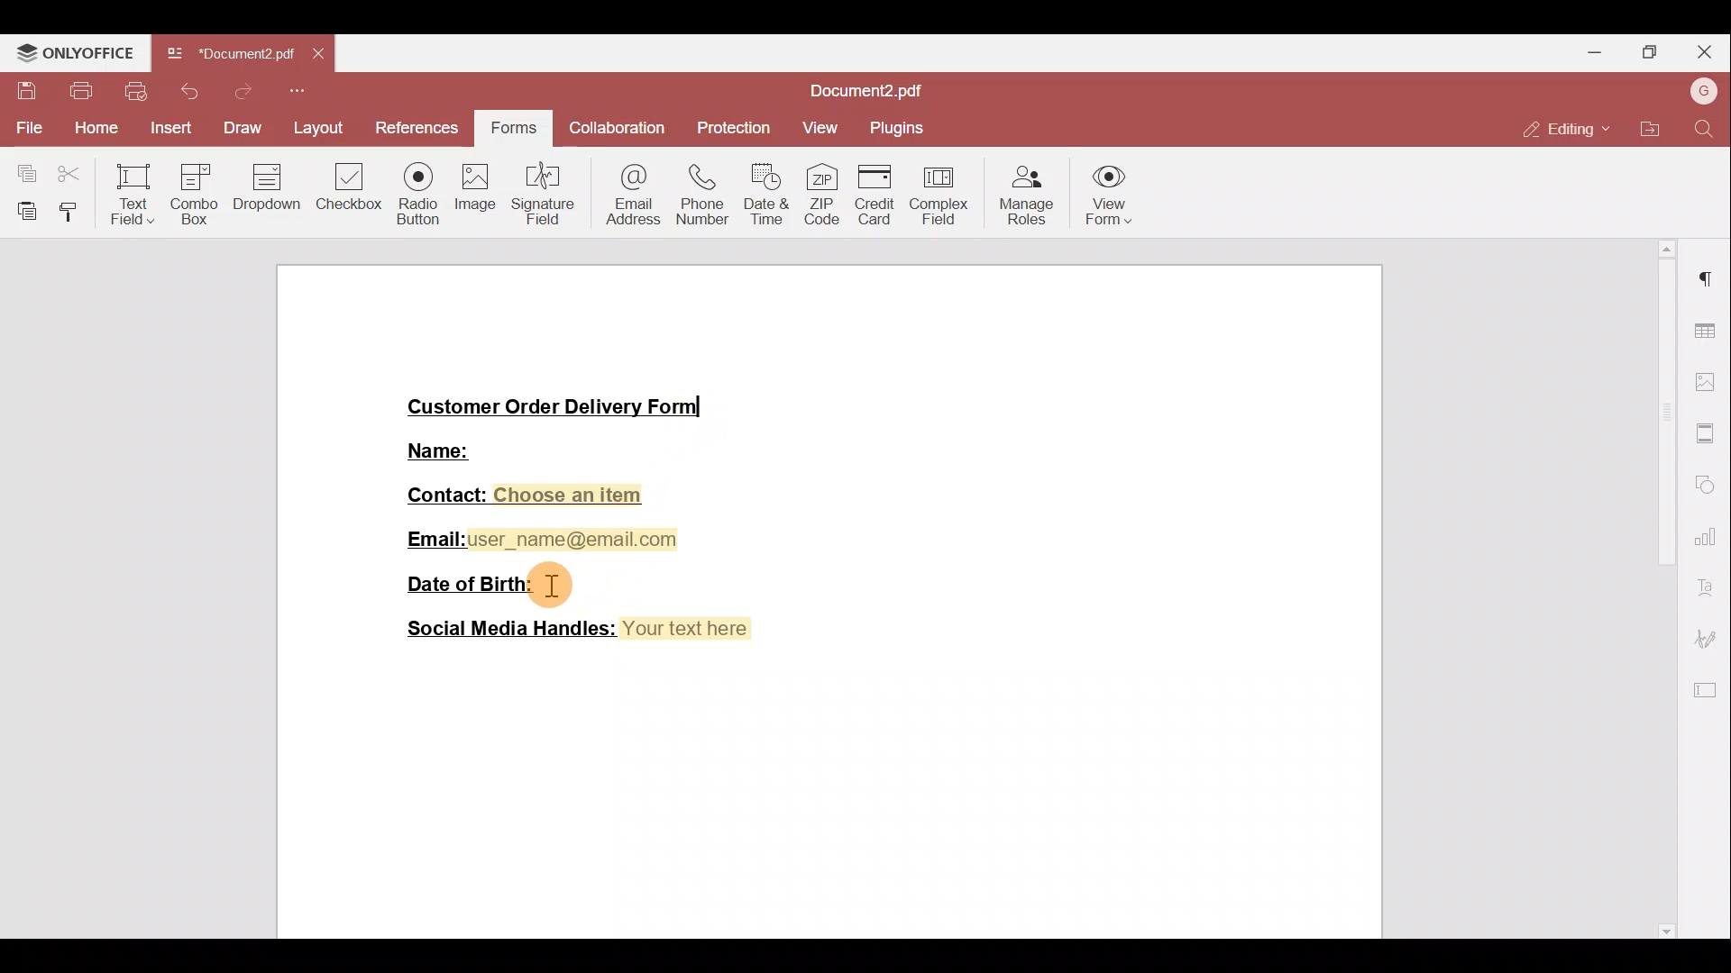  Describe the element at coordinates (555, 407) in the screenshot. I see `Customer Order Delivery Form|` at that location.